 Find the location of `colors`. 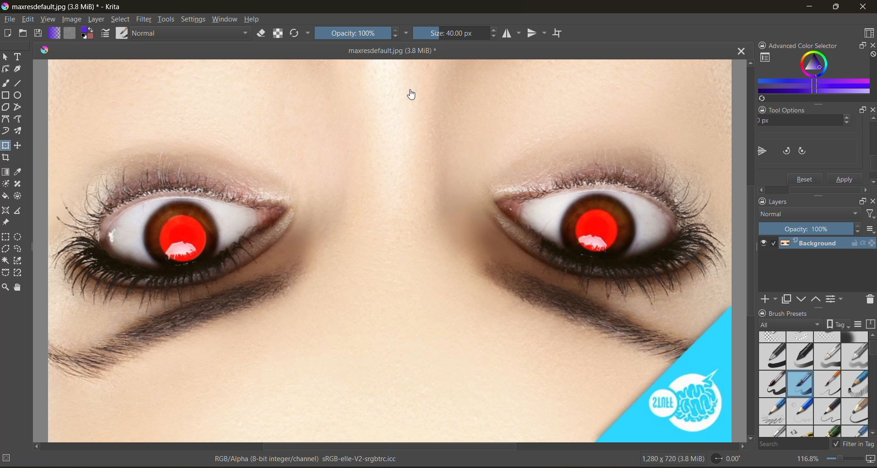

colors is located at coordinates (46, 48).